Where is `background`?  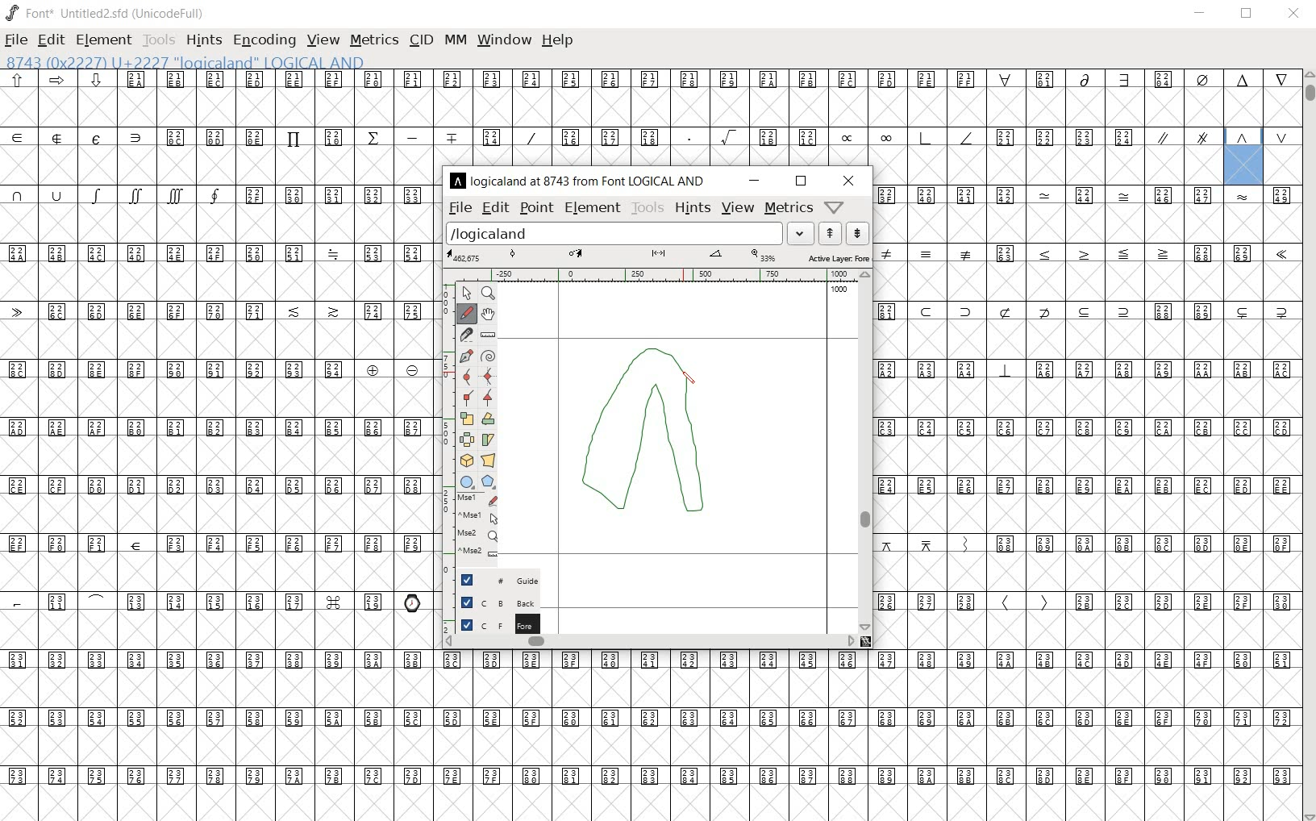 background is located at coordinates (491, 603).